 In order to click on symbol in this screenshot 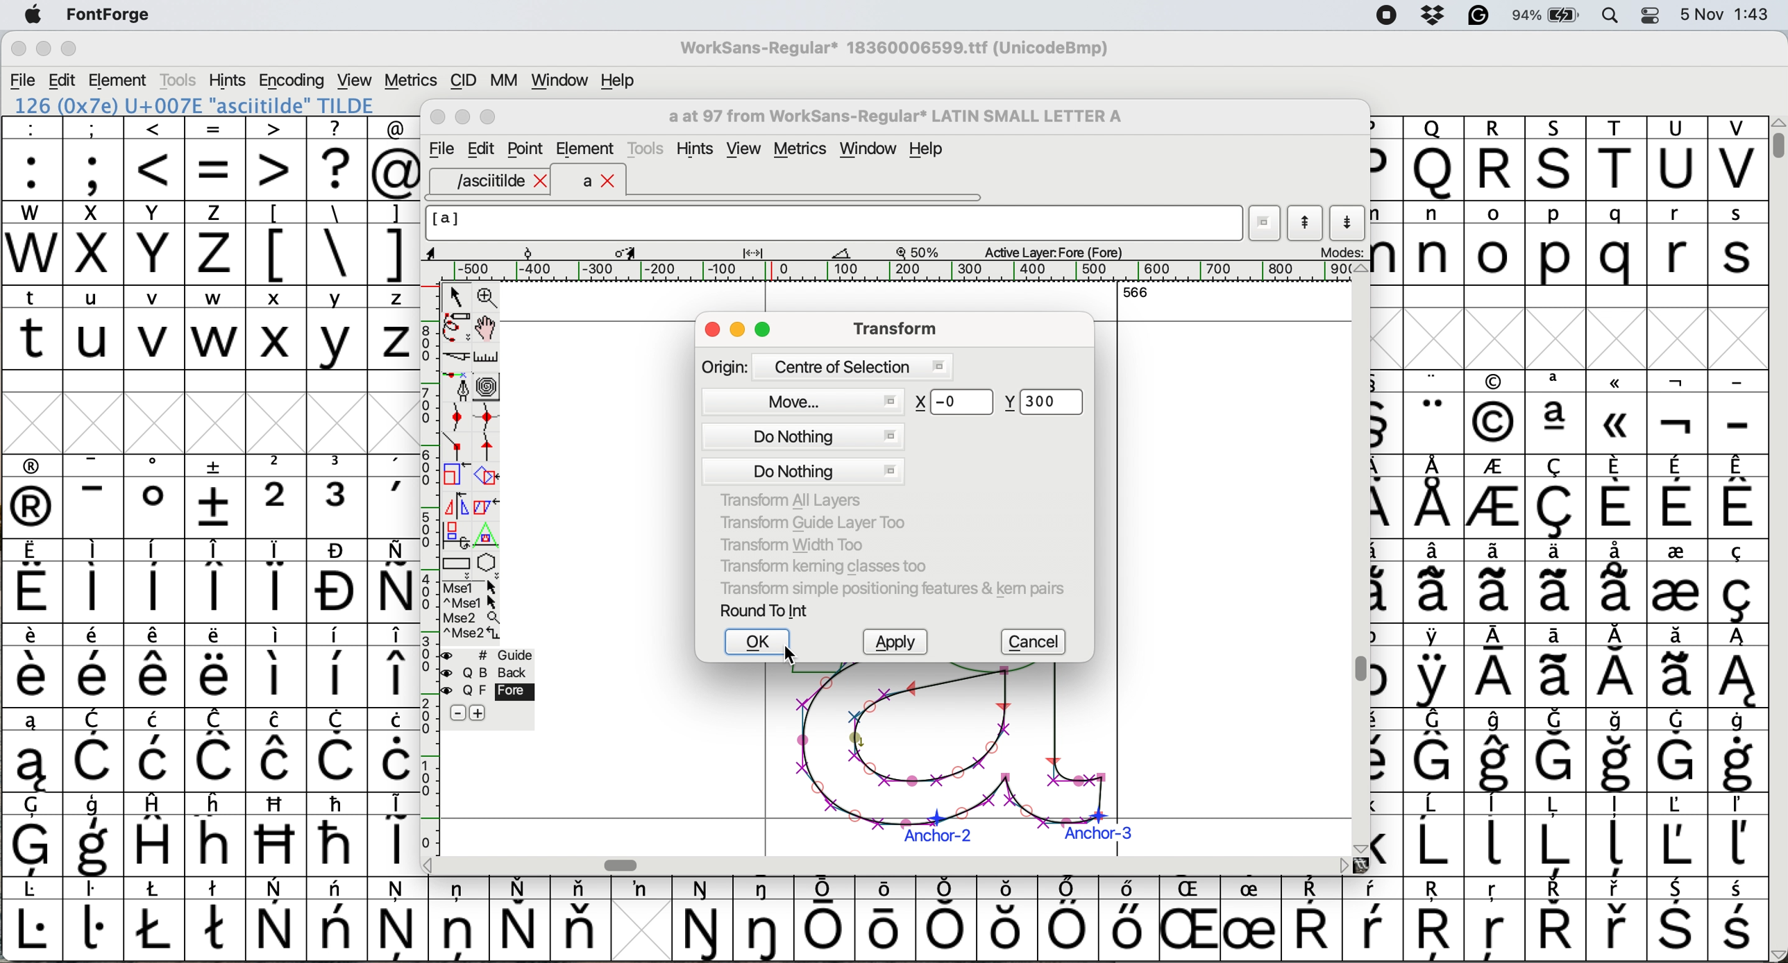, I will do `click(1618, 667)`.